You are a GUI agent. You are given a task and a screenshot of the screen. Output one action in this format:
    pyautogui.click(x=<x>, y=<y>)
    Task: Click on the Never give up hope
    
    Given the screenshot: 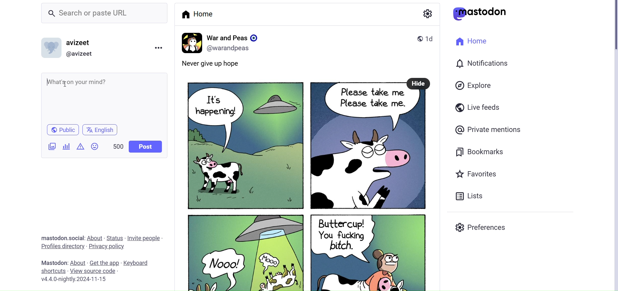 What is the action you would take?
    pyautogui.click(x=220, y=65)
    